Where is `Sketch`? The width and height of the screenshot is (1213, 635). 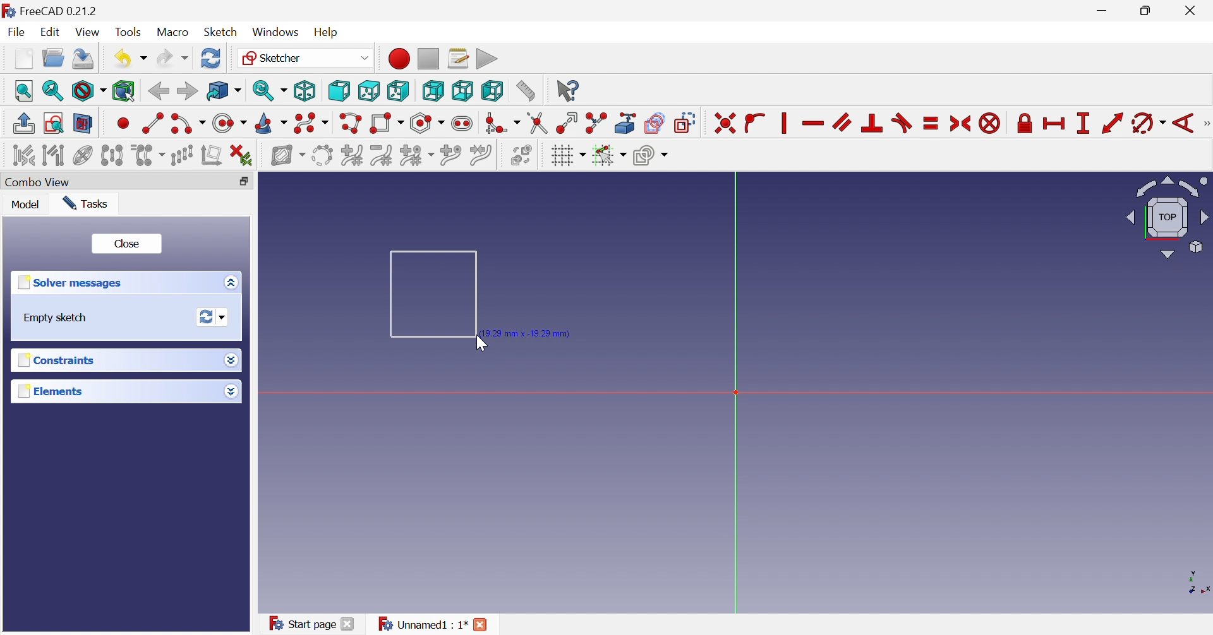
Sketch is located at coordinates (220, 32).